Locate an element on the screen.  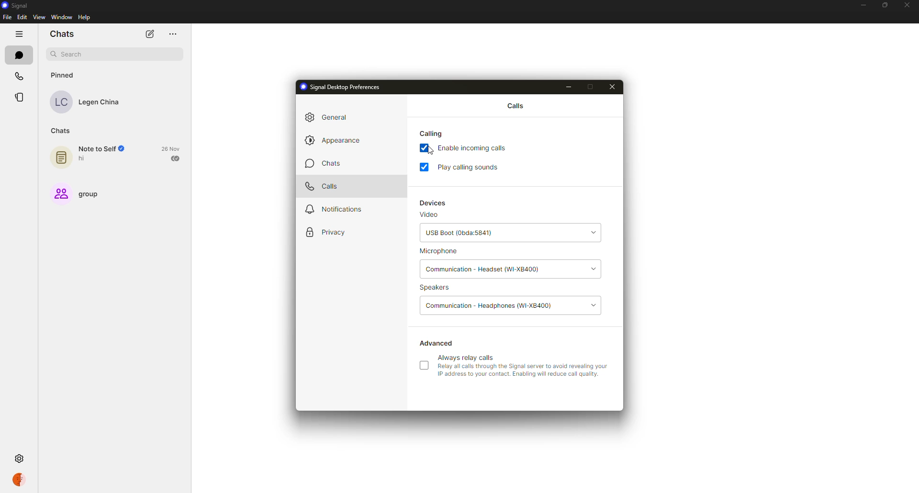
minimize is located at coordinates (570, 86).